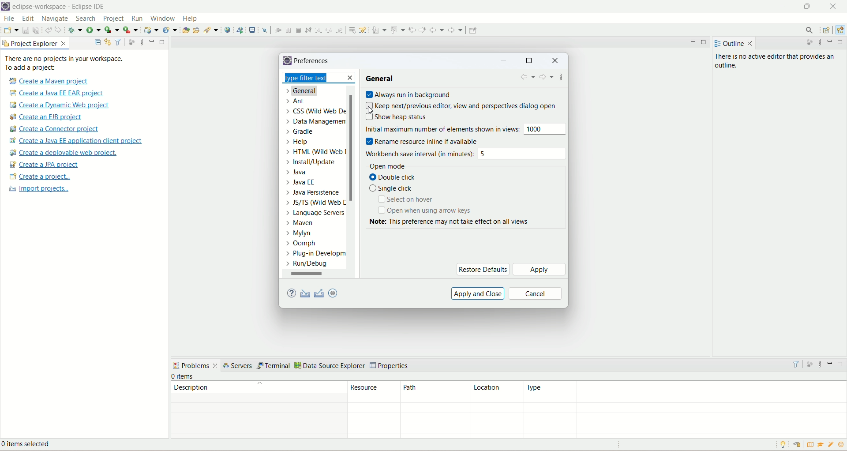 This screenshot has width=847, height=451. What do you see at coordinates (300, 173) in the screenshot?
I see `Java` at bounding box center [300, 173].